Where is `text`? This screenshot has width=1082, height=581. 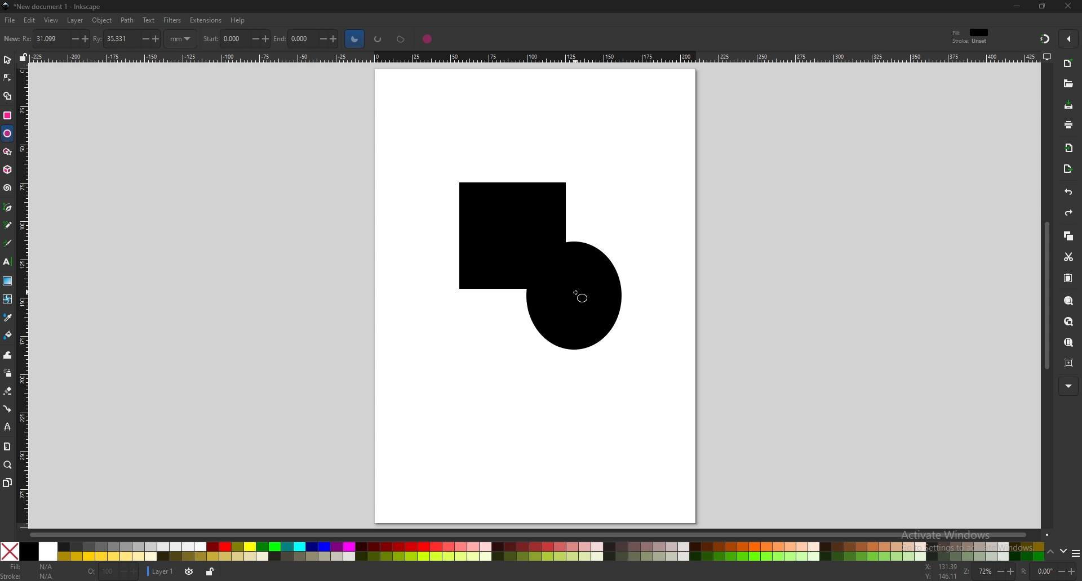
text is located at coordinates (7, 262).